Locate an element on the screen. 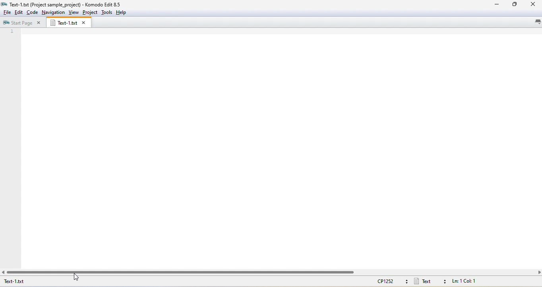 This screenshot has width=542, height=287. scroll right is located at coordinates (538, 271).